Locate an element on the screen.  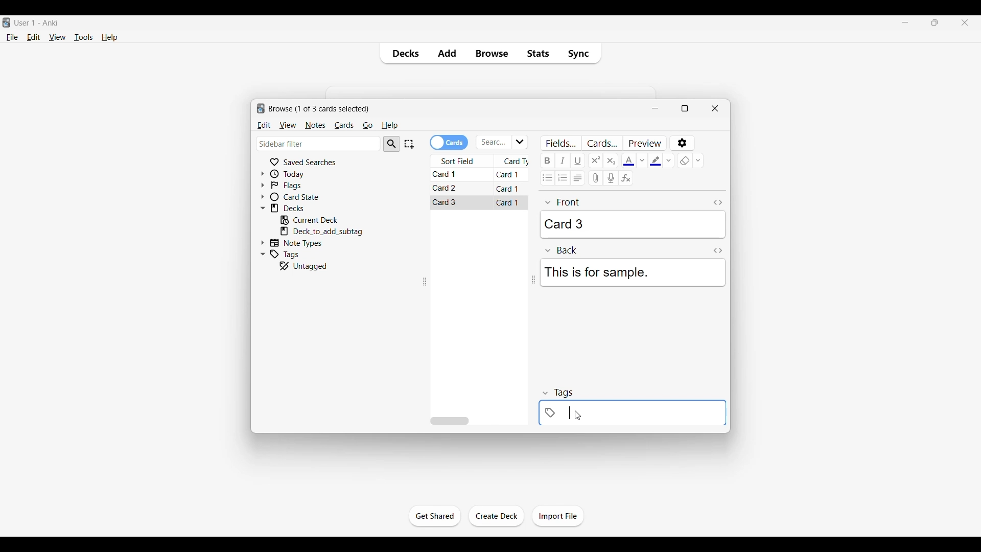
Click to go to Note types is located at coordinates (301, 243).